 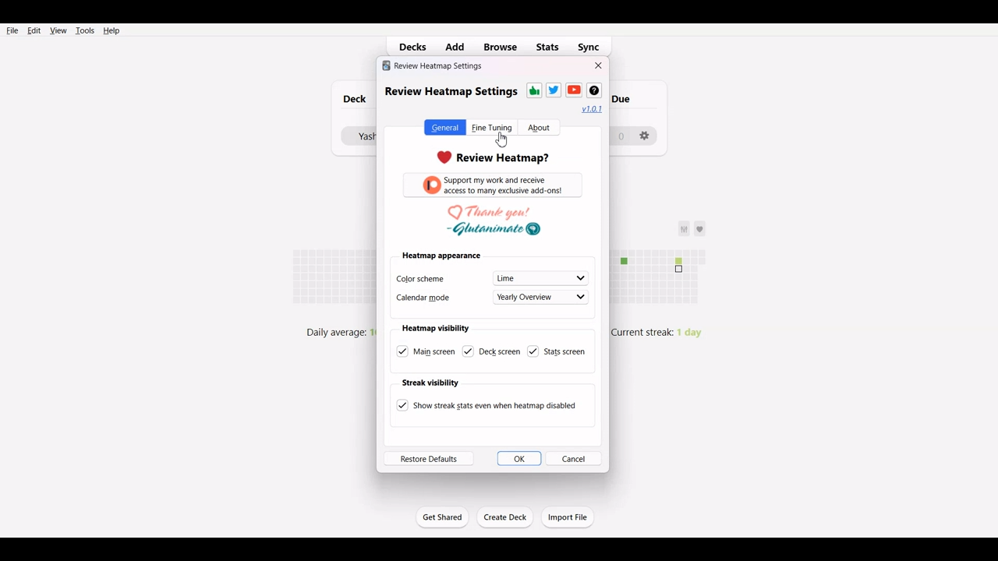 What do you see at coordinates (331, 331) in the screenshot?
I see `daily average` at bounding box center [331, 331].